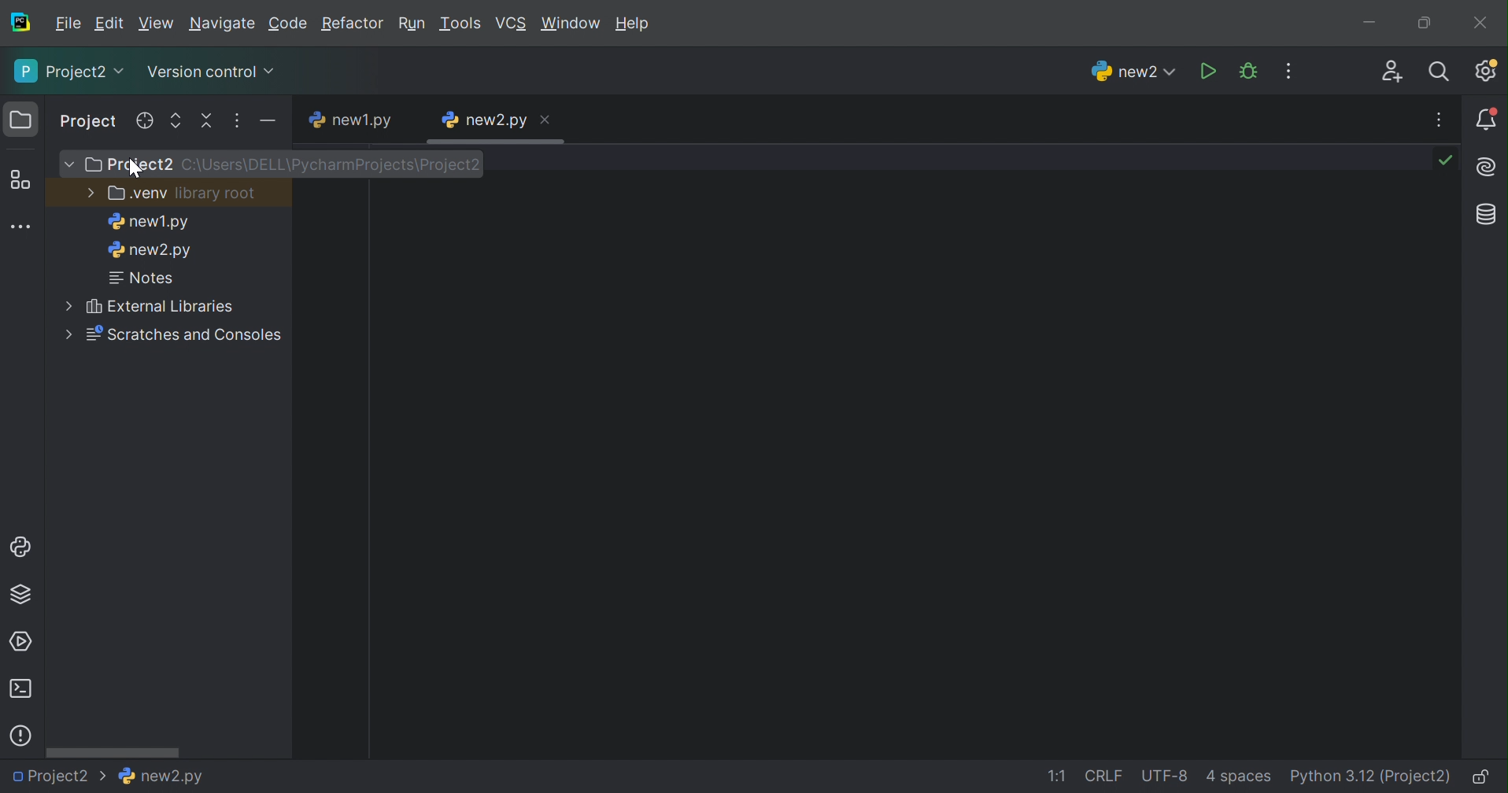 This screenshot has width=1508, height=793. Describe the element at coordinates (58, 780) in the screenshot. I see `Project2` at that location.